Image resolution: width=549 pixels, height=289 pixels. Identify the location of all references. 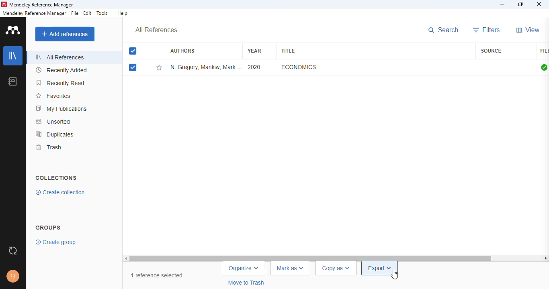
(61, 57).